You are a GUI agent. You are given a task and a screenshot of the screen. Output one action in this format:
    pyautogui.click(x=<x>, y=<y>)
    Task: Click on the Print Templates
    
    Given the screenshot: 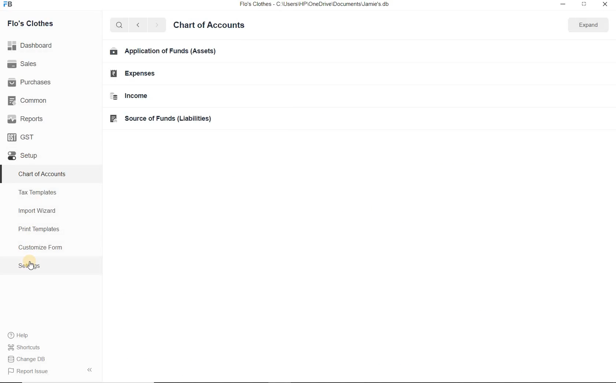 What is the action you would take?
    pyautogui.click(x=51, y=229)
    